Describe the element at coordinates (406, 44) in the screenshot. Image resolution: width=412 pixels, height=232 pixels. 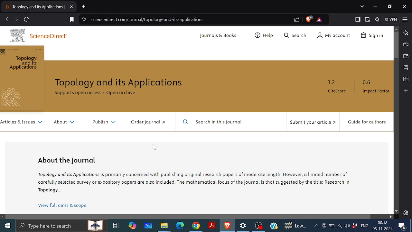
I see `Brave talk` at that location.